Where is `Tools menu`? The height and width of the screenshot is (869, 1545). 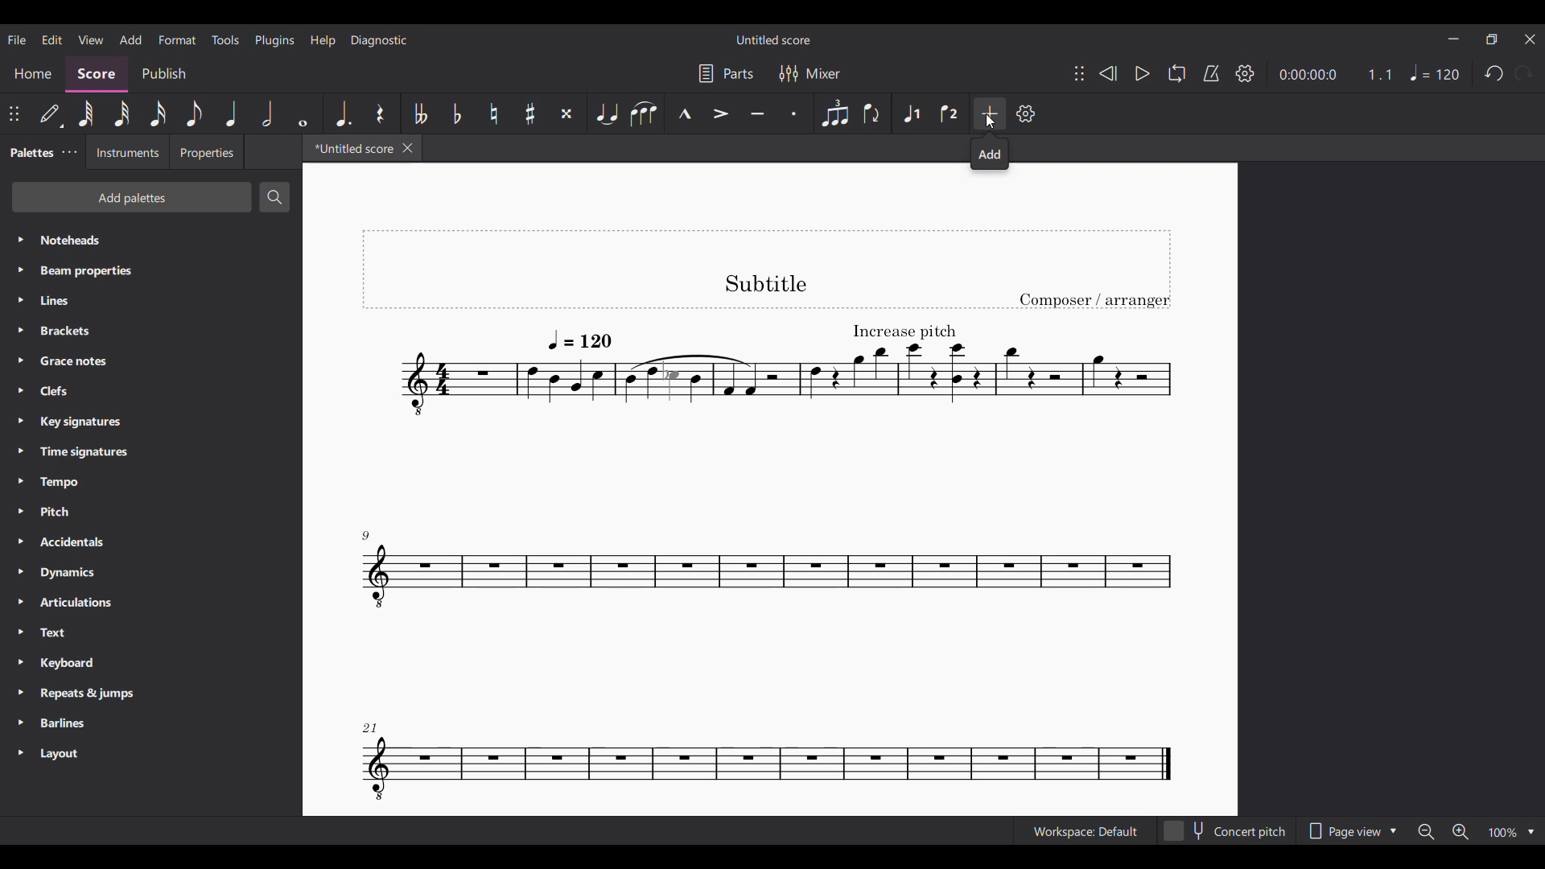 Tools menu is located at coordinates (225, 39).